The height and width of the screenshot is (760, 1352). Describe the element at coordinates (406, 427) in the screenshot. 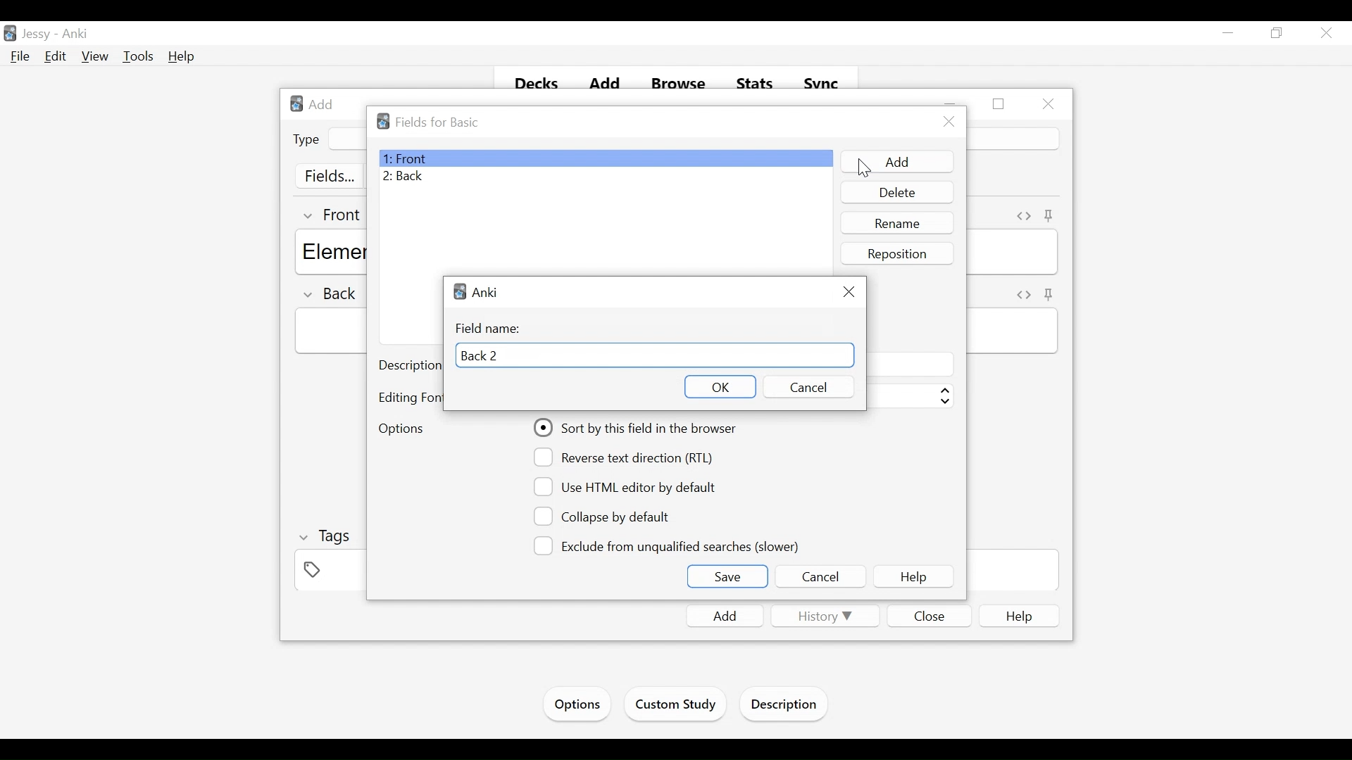

I see `Options` at that location.